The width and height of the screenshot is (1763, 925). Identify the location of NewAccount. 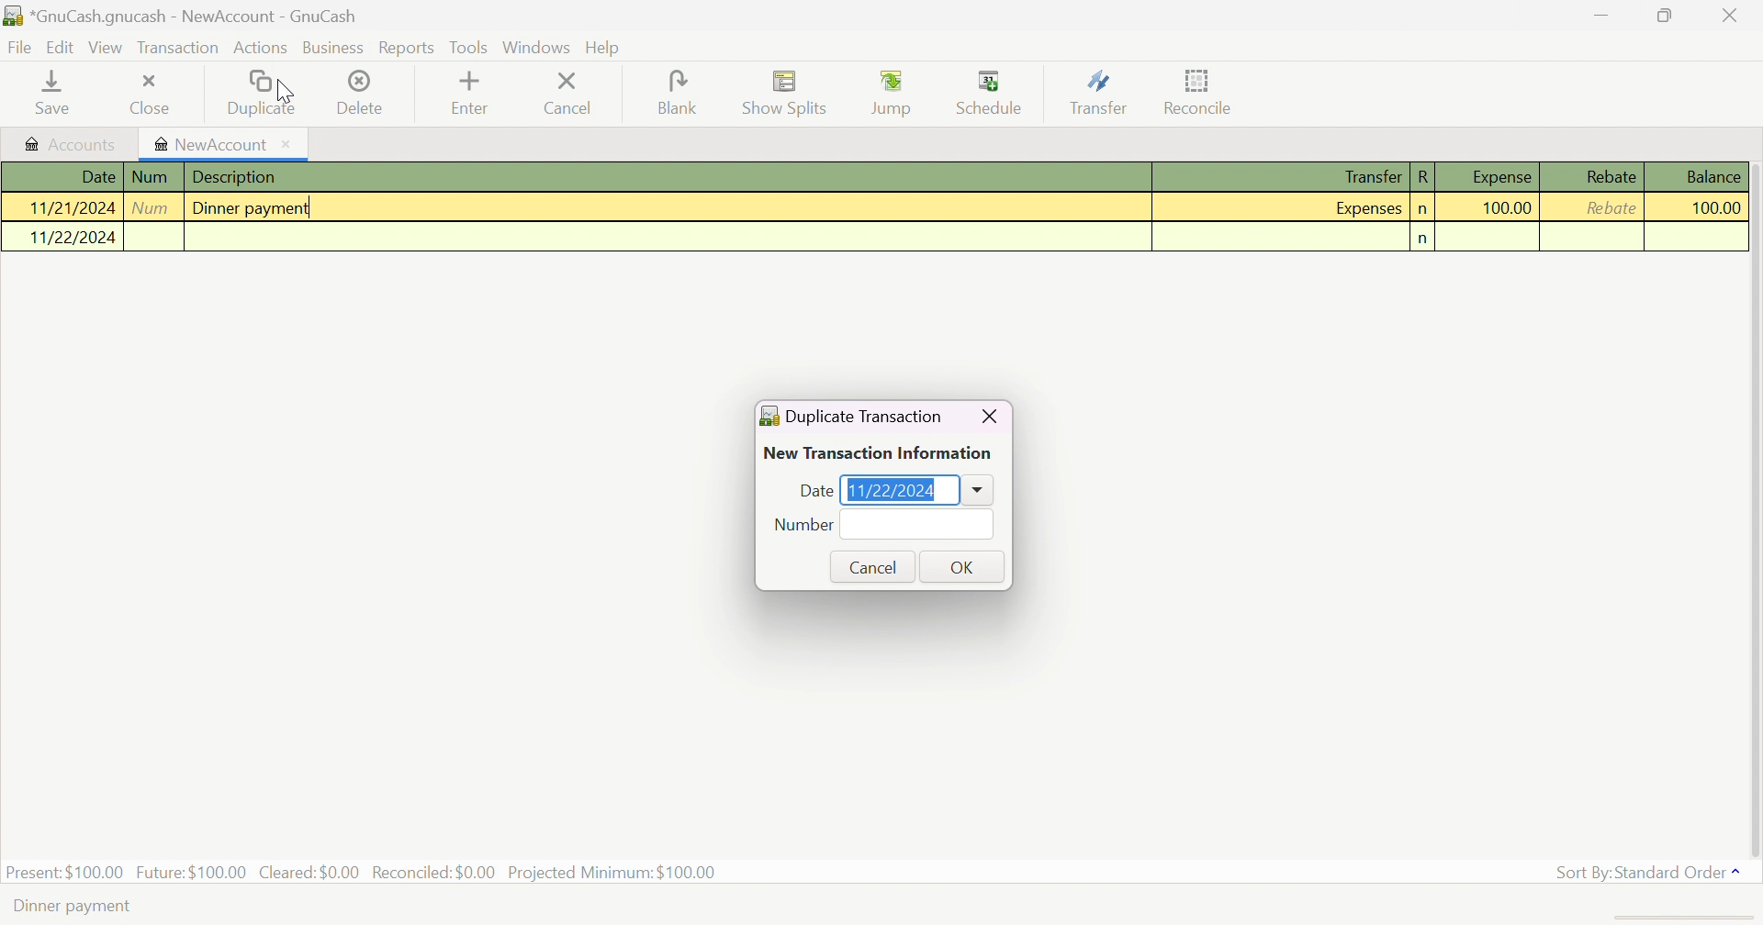
(223, 145).